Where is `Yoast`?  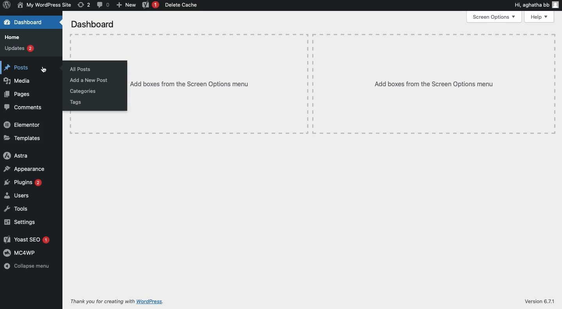
Yoast is located at coordinates (26, 240).